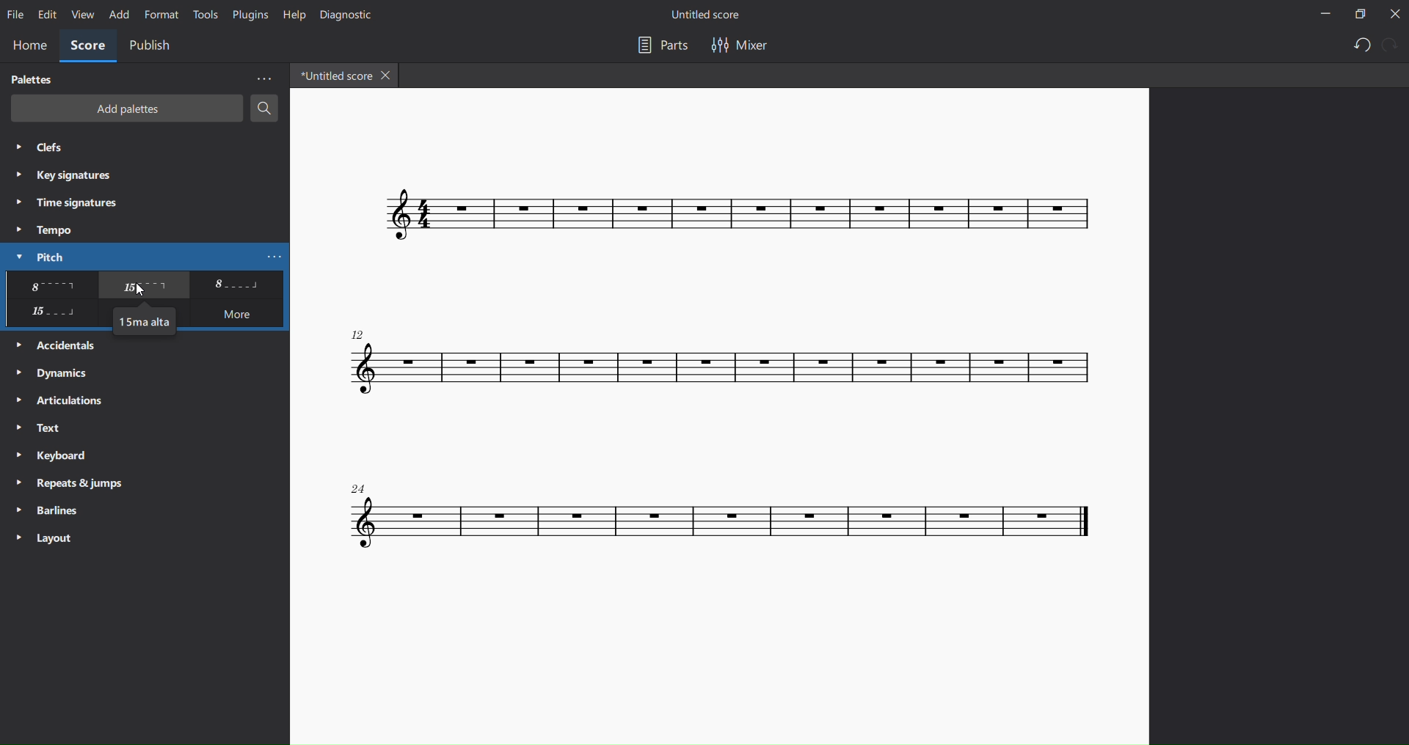 The height and width of the screenshot is (745, 1409). I want to click on more pitch options, so click(275, 257).